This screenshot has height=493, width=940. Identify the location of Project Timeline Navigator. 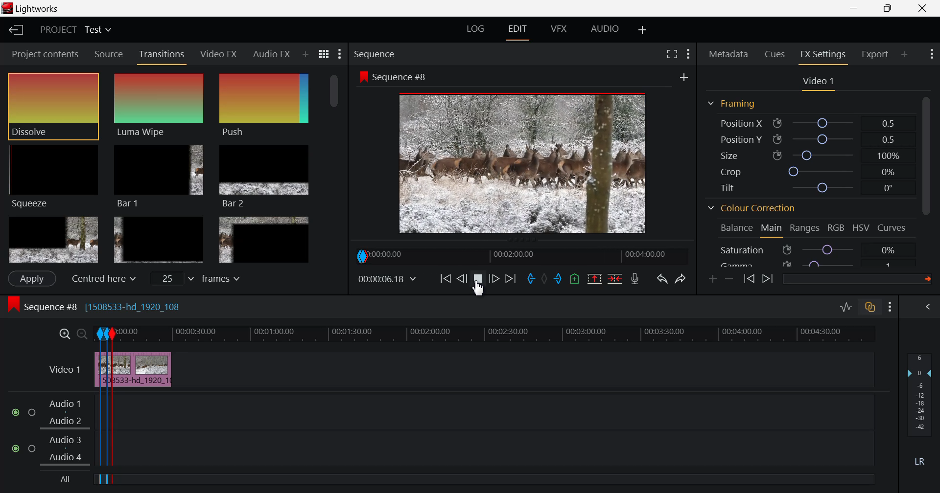
(521, 256).